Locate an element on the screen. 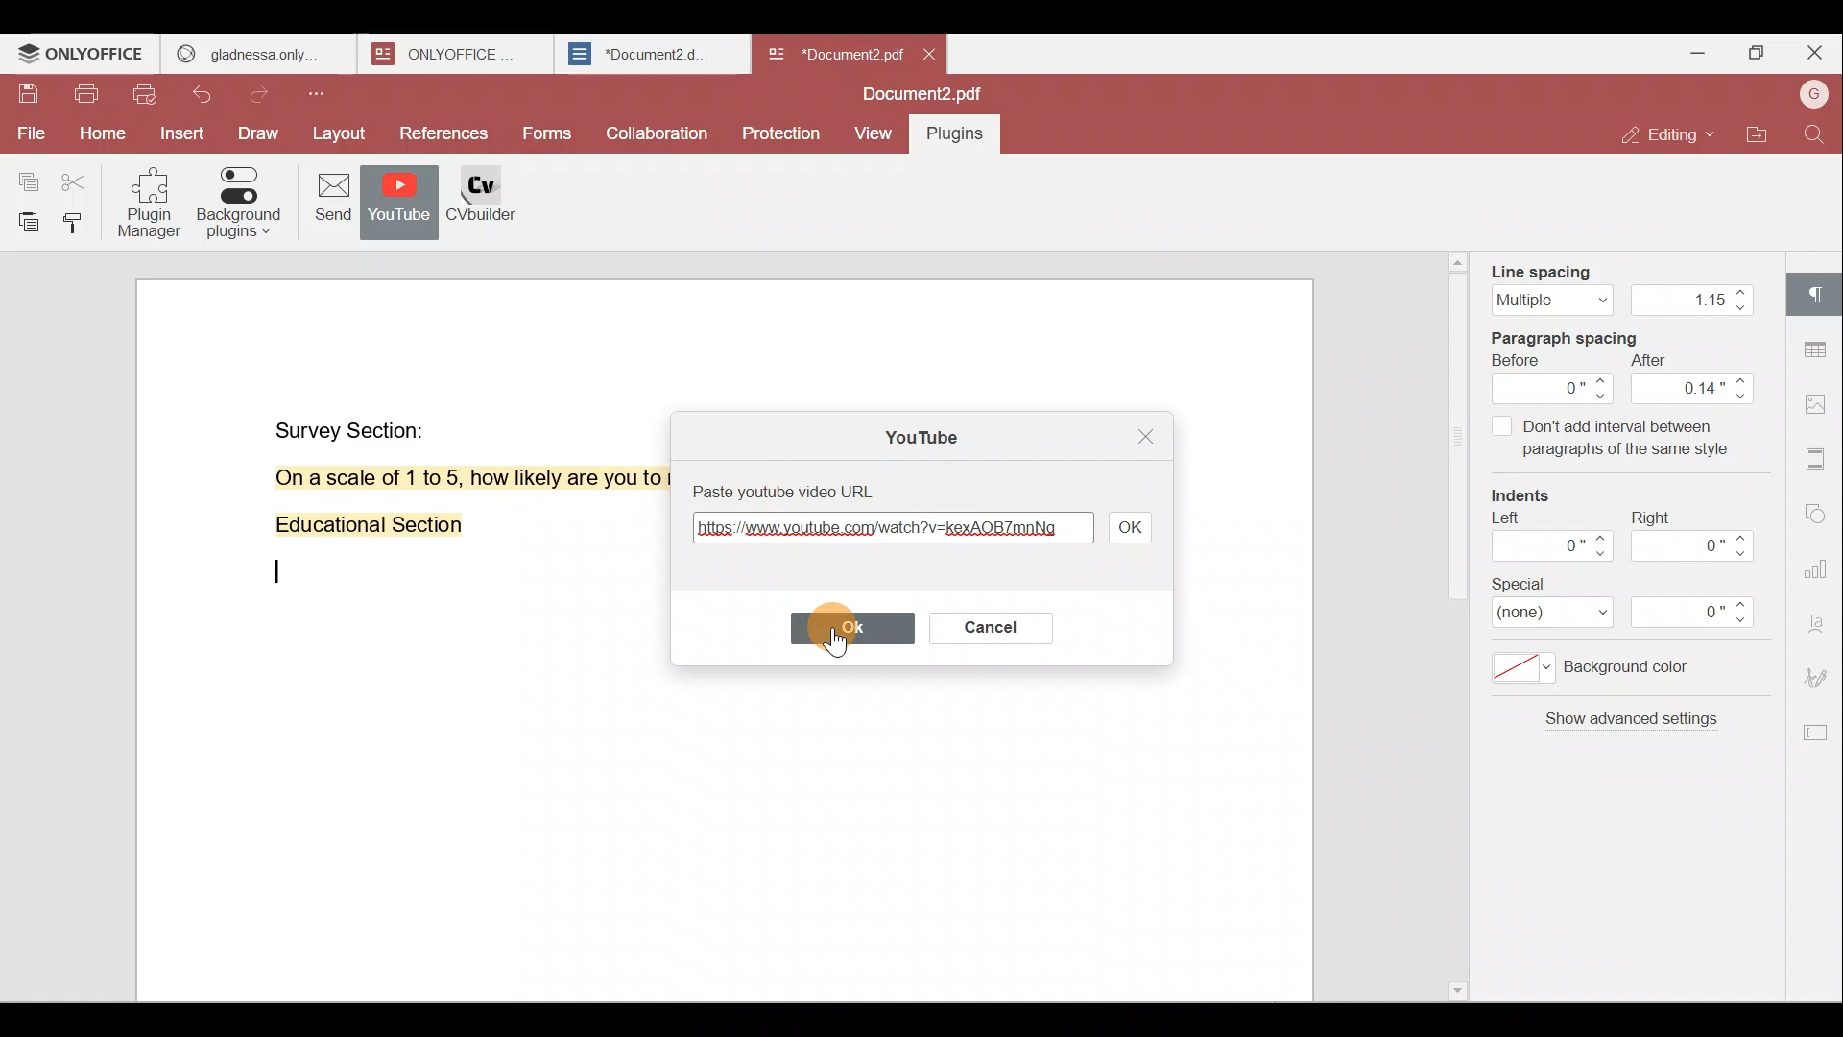 This screenshot has width=1843, height=1037. CV builder is located at coordinates (493, 207).